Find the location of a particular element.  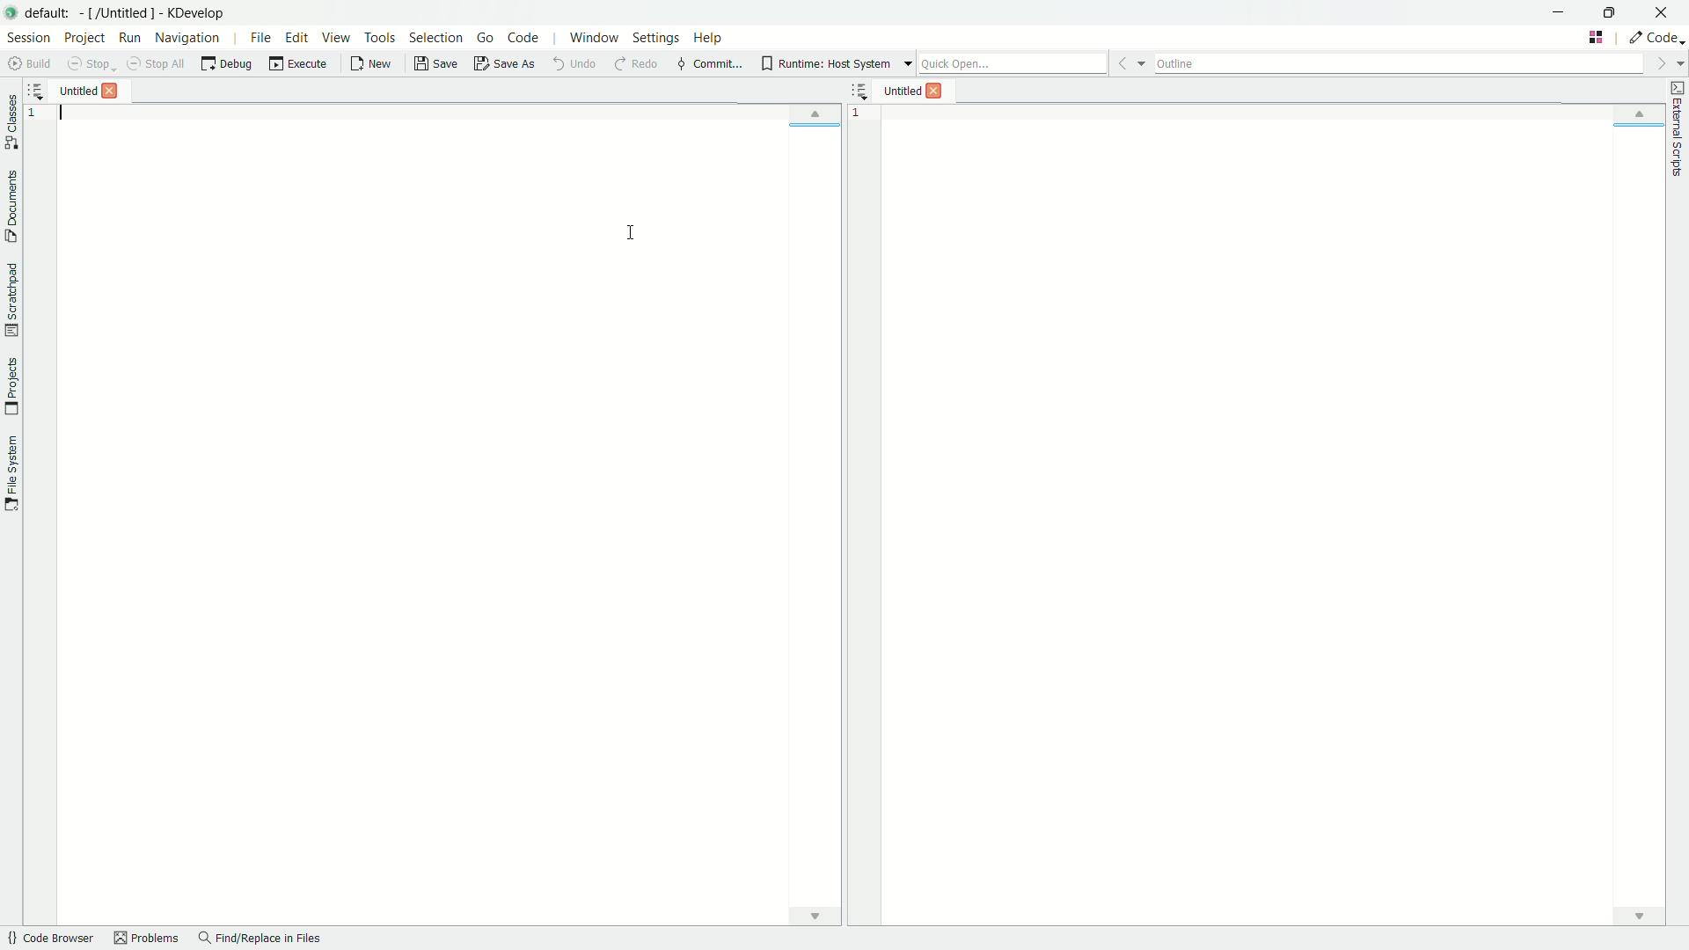

execute actions to change the area is located at coordinates (1656, 40).